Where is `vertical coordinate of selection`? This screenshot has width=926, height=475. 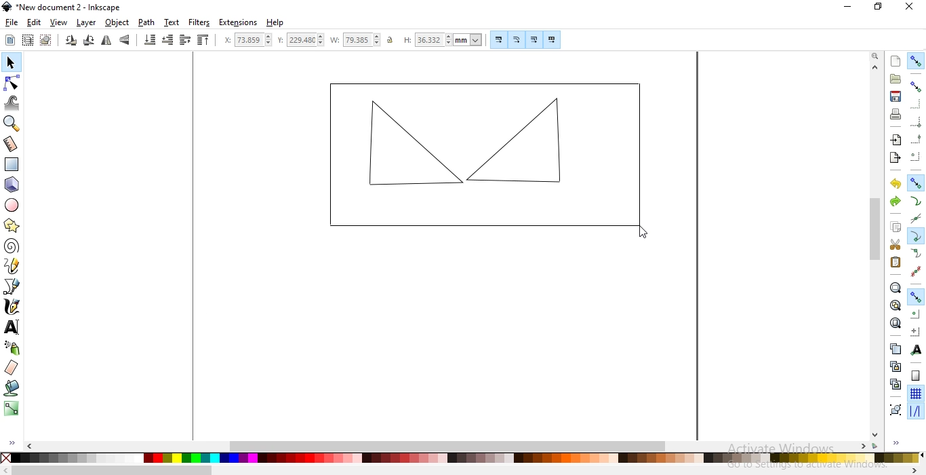 vertical coordinate of selection is located at coordinates (300, 40).